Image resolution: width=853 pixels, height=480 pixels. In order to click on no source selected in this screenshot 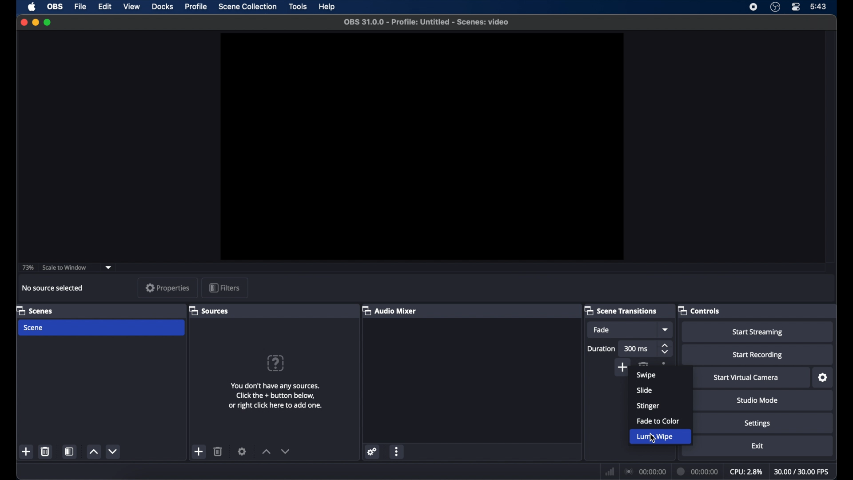, I will do `click(52, 288)`.